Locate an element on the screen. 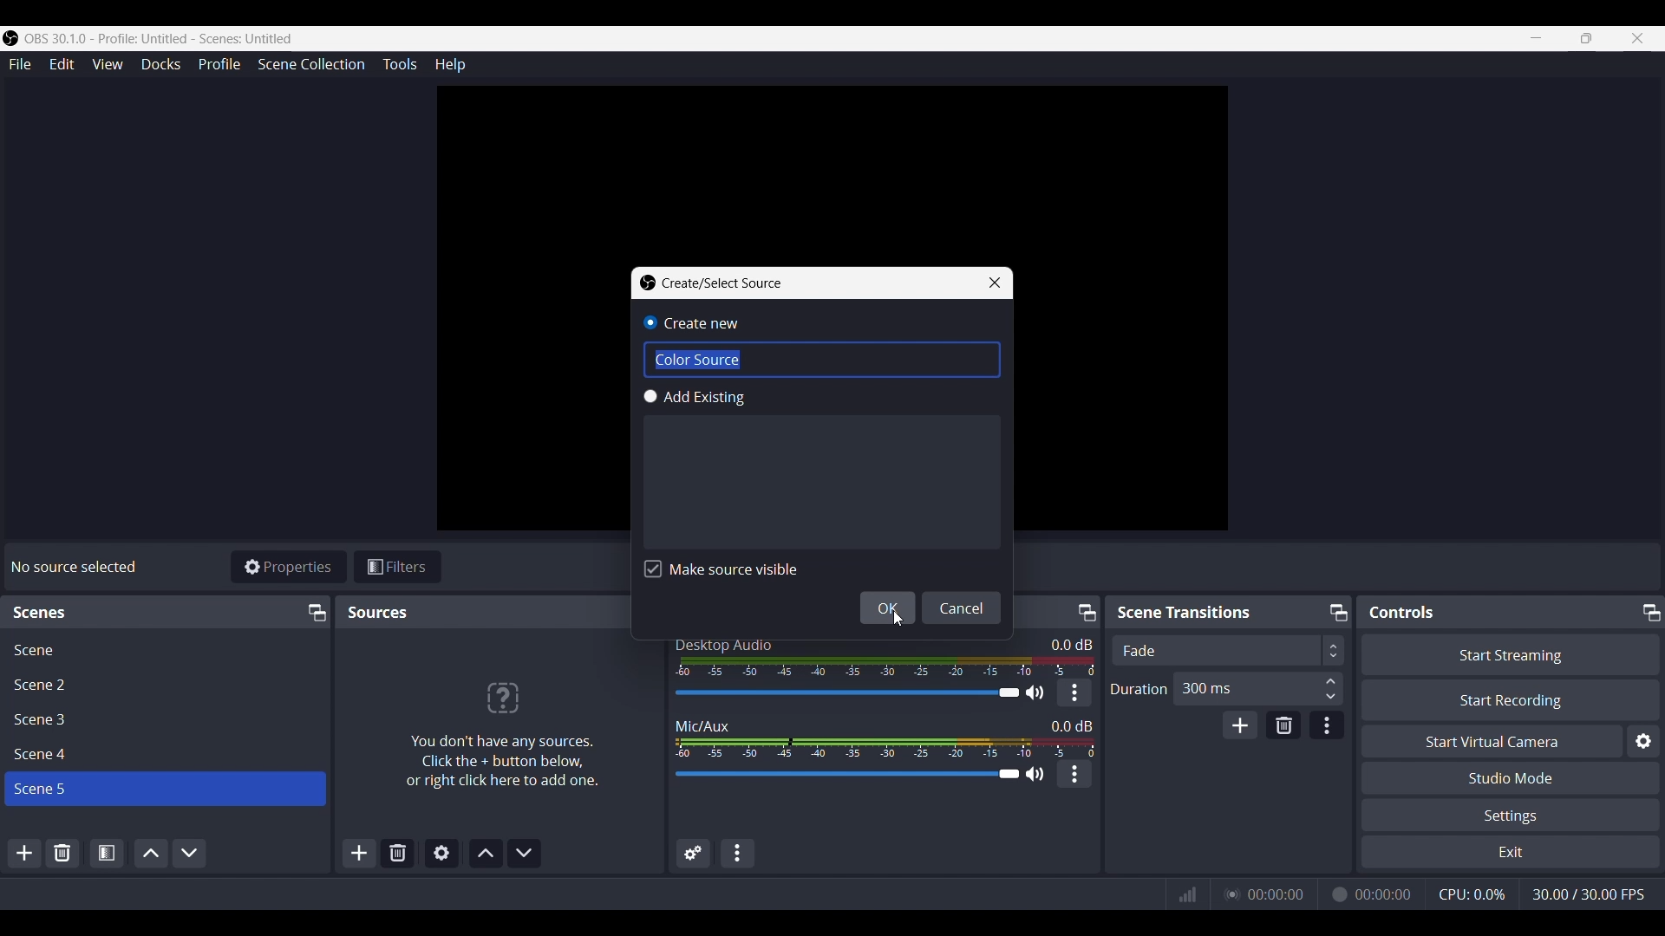 The height and width of the screenshot is (936, 1665). Studio Mode is located at coordinates (1512, 777).